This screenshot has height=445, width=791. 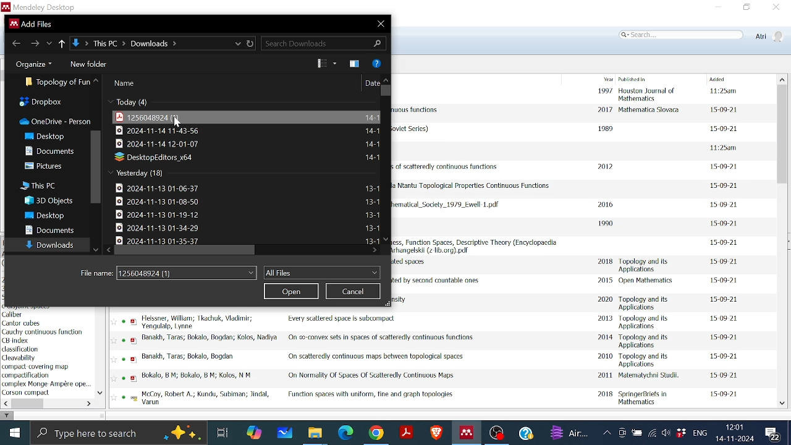 What do you see at coordinates (188, 357) in the screenshot?
I see `Author` at bounding box center [188, 357].